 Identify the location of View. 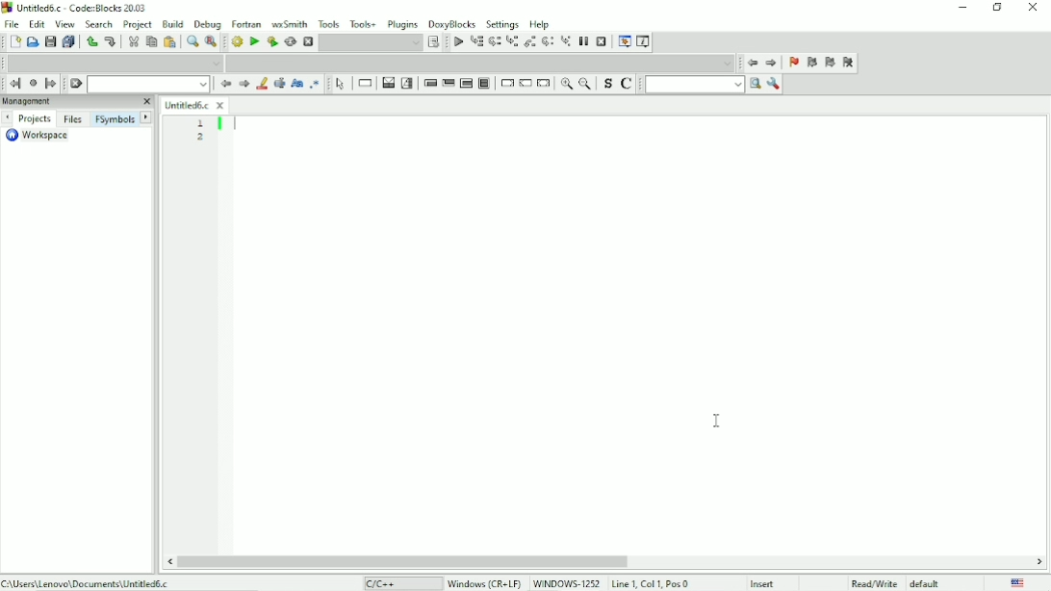
(64, 23).